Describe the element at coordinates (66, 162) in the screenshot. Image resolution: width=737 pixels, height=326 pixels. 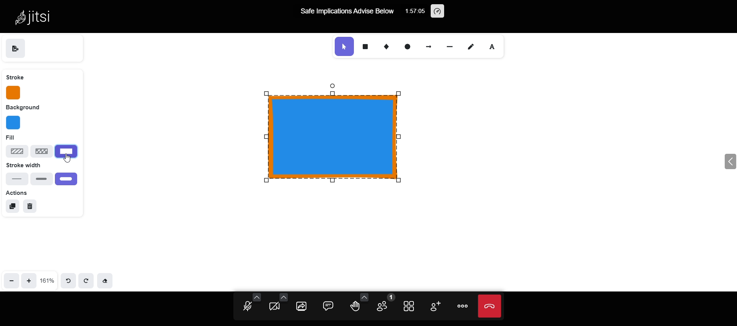
I see `cursor` at that location.